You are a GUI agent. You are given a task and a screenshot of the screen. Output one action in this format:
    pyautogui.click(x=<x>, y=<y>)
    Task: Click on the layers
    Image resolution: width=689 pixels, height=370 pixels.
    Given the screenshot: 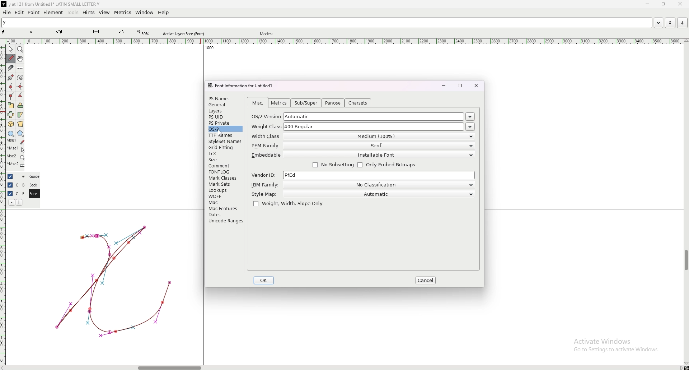 What is the action you would take?
    pyautogui.click(x=224, y=111)
    